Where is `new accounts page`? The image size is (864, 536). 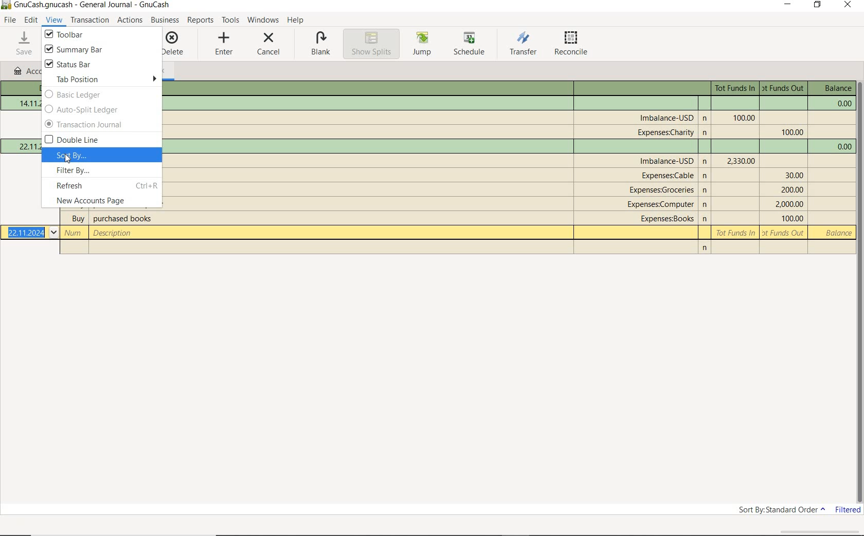 new accounts page is located at coordinates (104, 201).